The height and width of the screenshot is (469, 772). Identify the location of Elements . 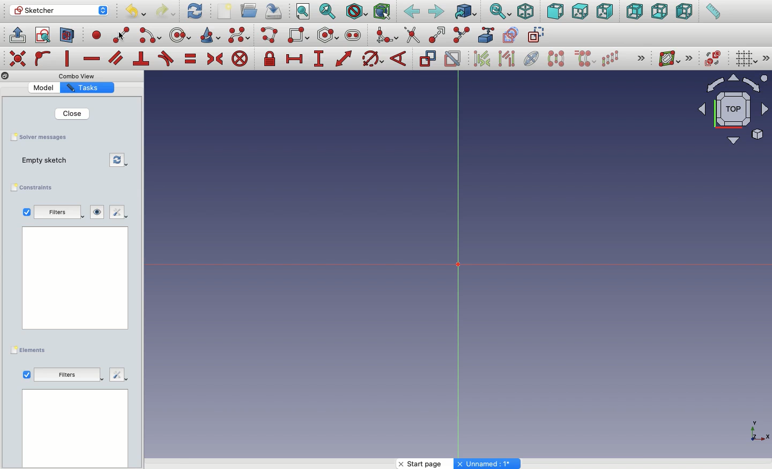
(31, 349).